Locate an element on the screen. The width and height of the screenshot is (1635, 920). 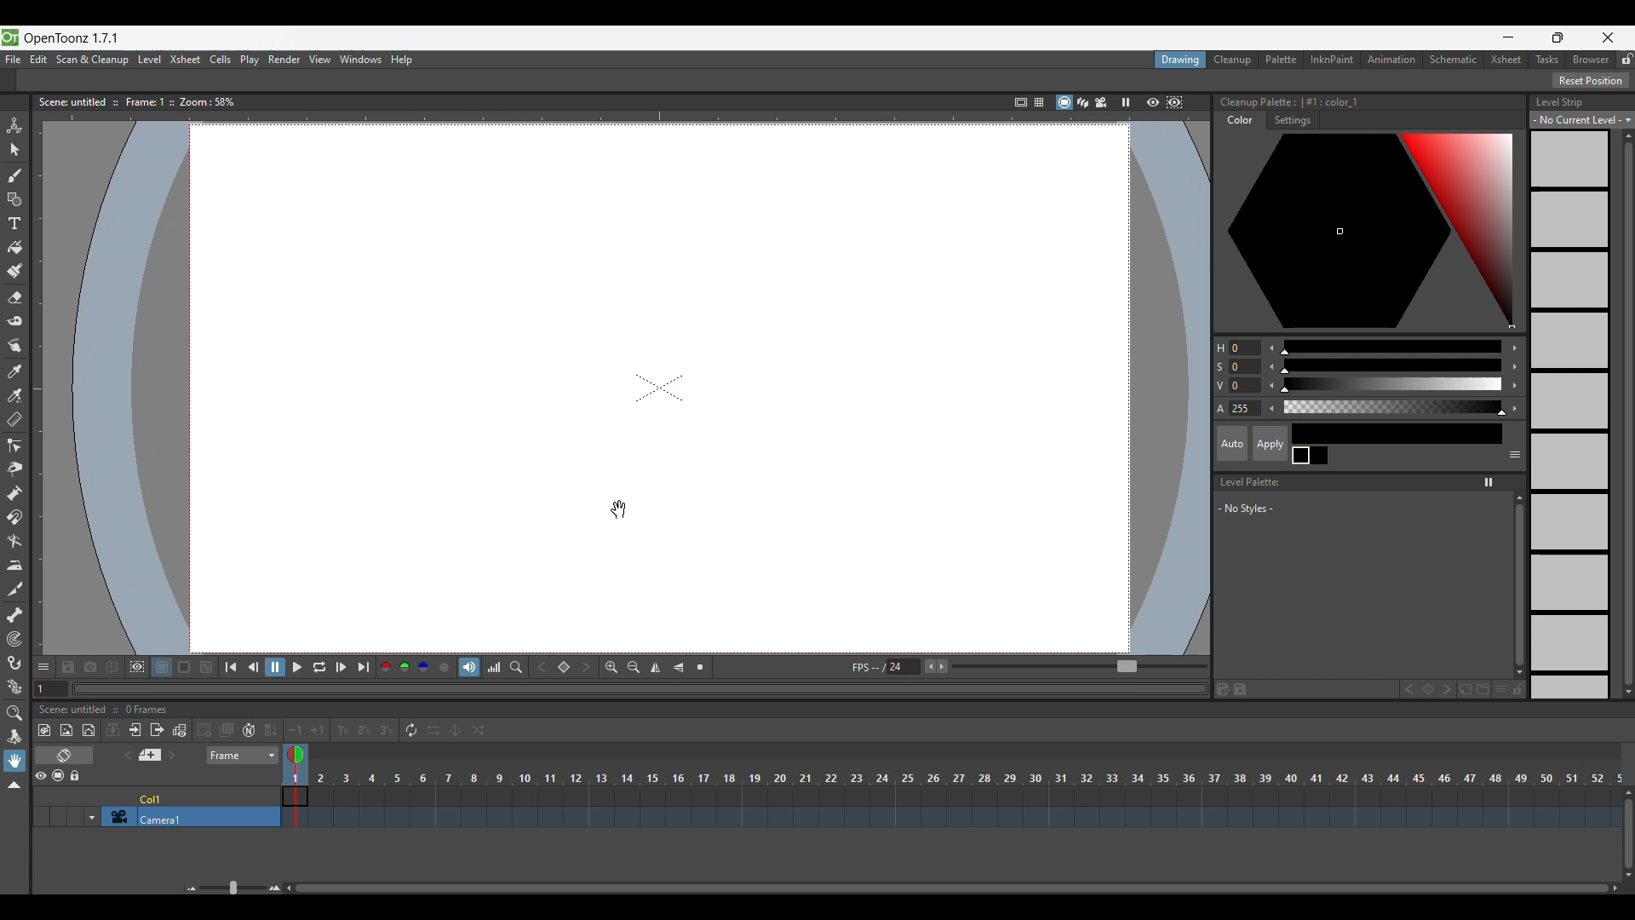
Histogram is located at coordinates (494, 667).